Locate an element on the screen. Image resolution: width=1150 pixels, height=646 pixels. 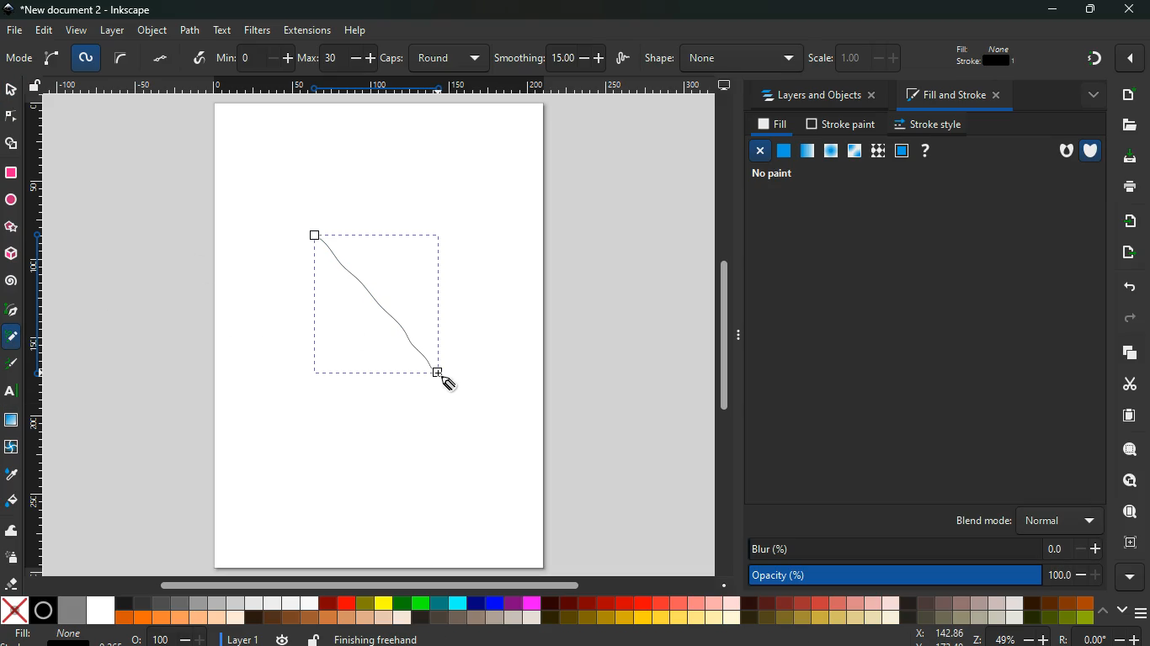
desktop is located at coordinates (723, 86).